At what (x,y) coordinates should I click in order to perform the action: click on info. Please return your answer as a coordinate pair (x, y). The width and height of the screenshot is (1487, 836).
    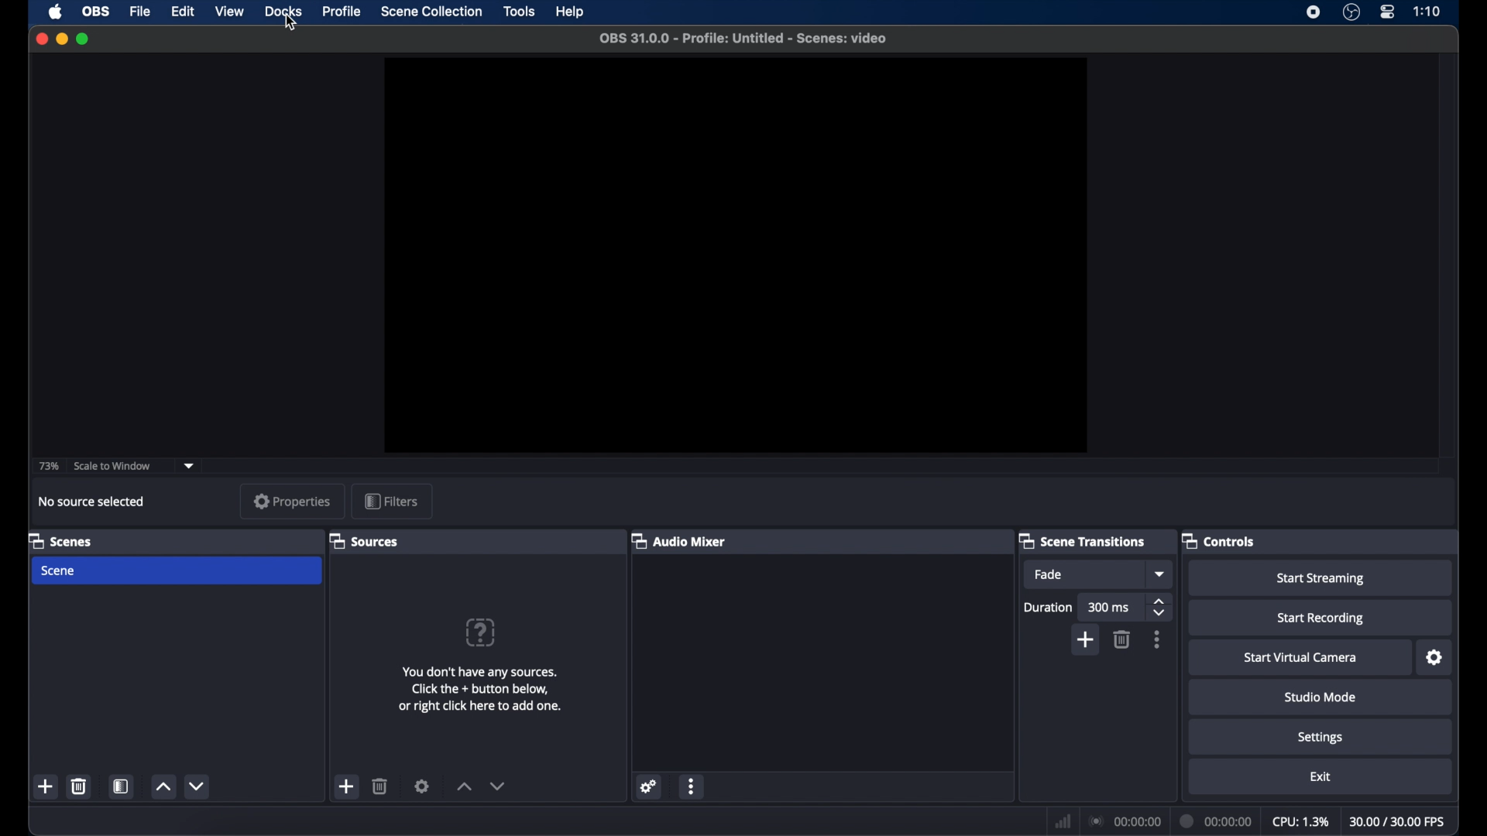
    Looking at the image, I should click on (480, 690).